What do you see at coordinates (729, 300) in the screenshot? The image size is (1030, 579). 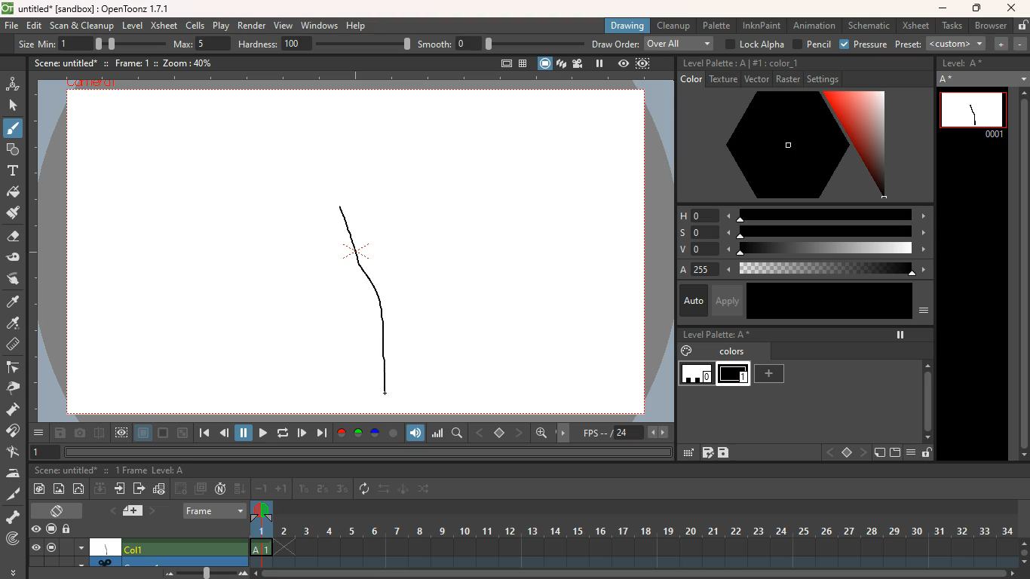 I see `apply` at bounding box center [729, 300].